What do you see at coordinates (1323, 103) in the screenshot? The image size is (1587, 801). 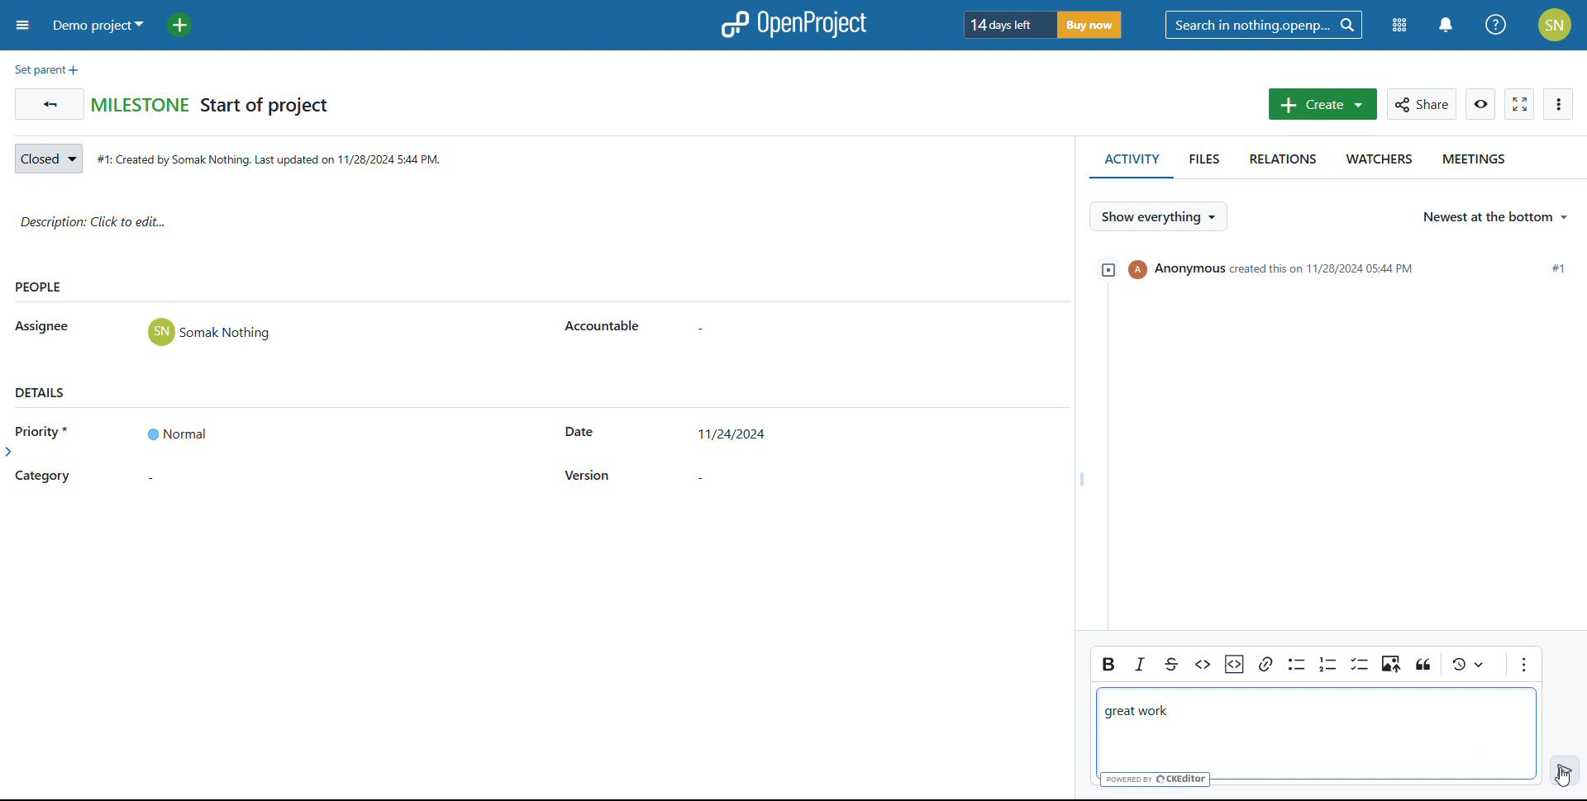 I see `create` at bounding box center [1323, 103].